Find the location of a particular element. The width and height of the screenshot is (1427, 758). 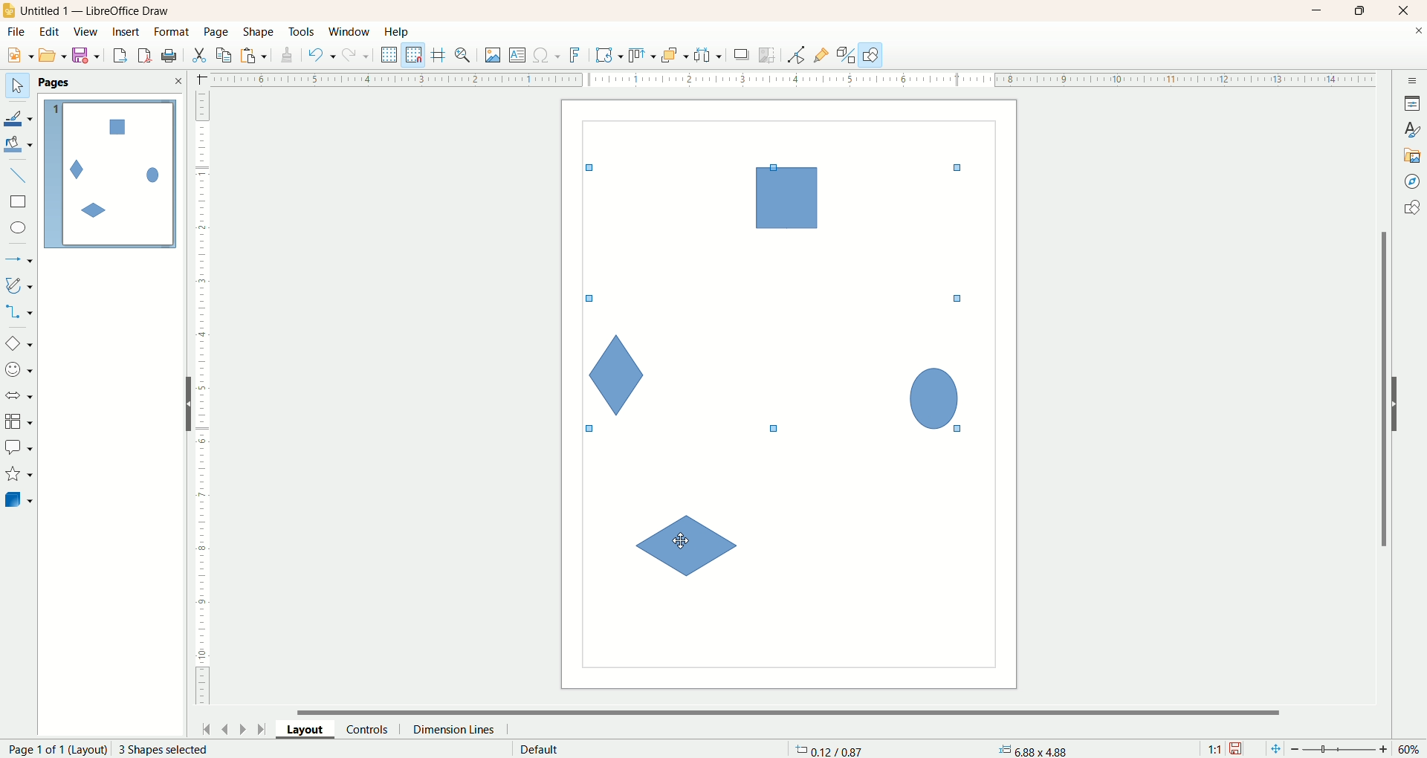

page1 is located at coordinates (111, 174).